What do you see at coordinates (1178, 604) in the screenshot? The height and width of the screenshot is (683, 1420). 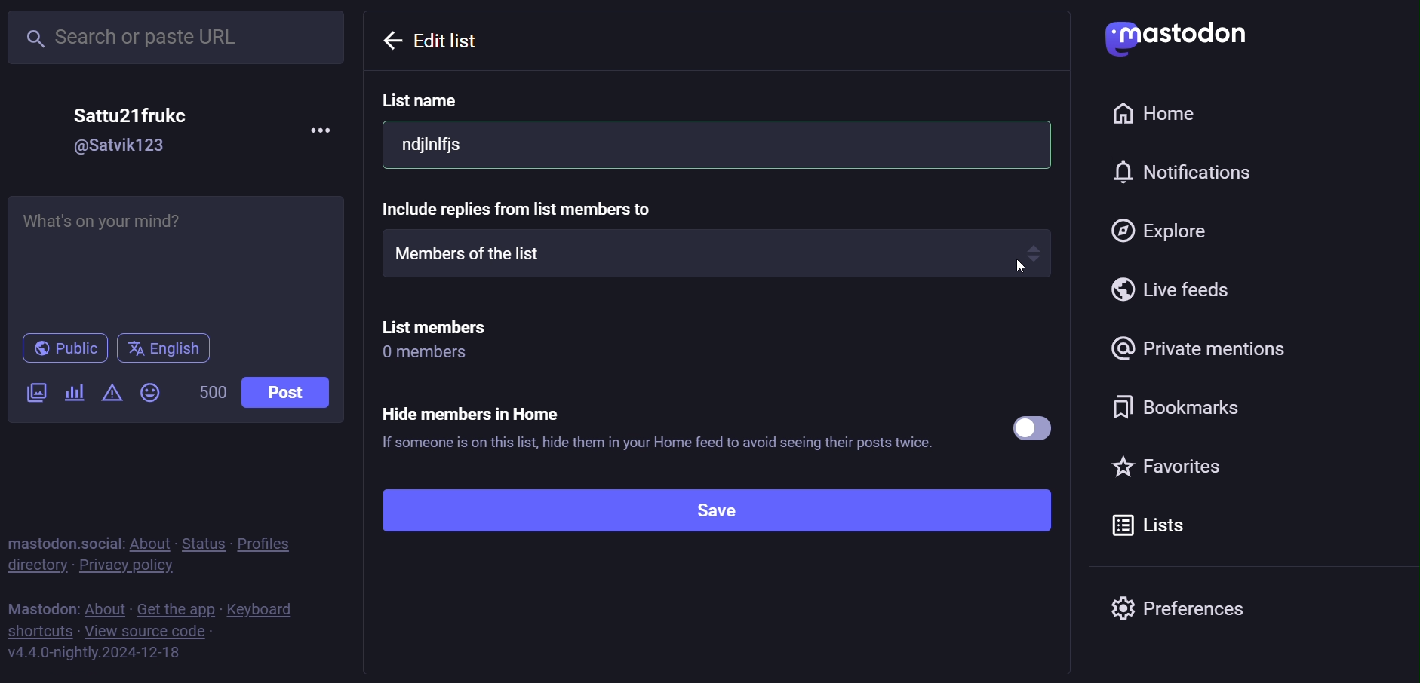 I see `preferences` at bounding box center [1178, 604].